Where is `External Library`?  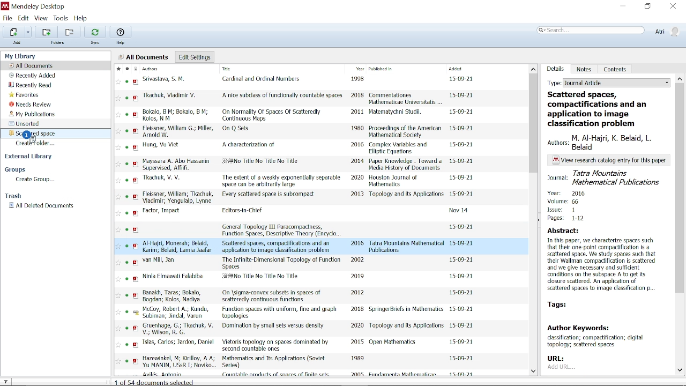
External Library is located at coordinates (30, 157).